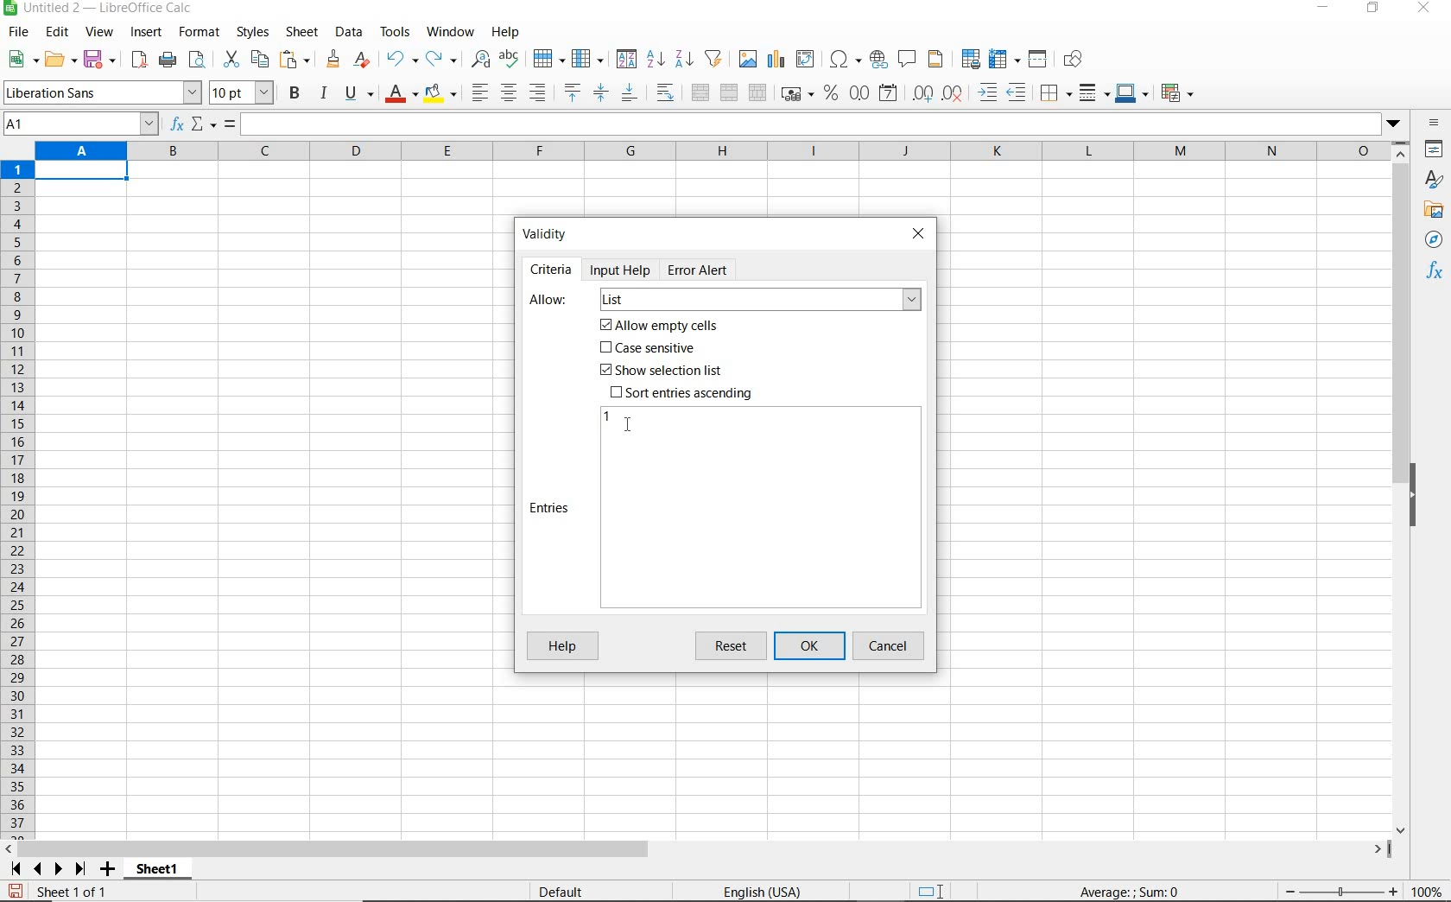 This screenshot has height=902, width=1451. Describe the element at coordinates (440, 95) in the screenshot. I see `background color` at that location.